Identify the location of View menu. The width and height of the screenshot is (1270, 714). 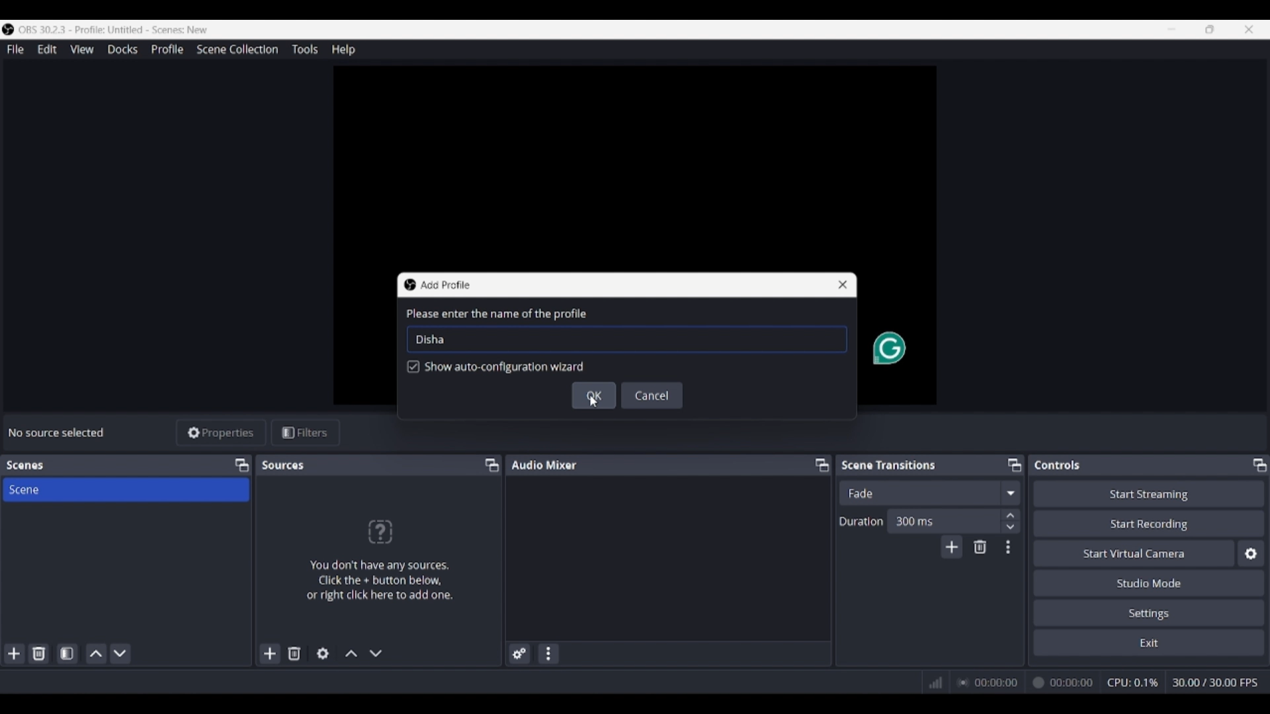
(82, 49).